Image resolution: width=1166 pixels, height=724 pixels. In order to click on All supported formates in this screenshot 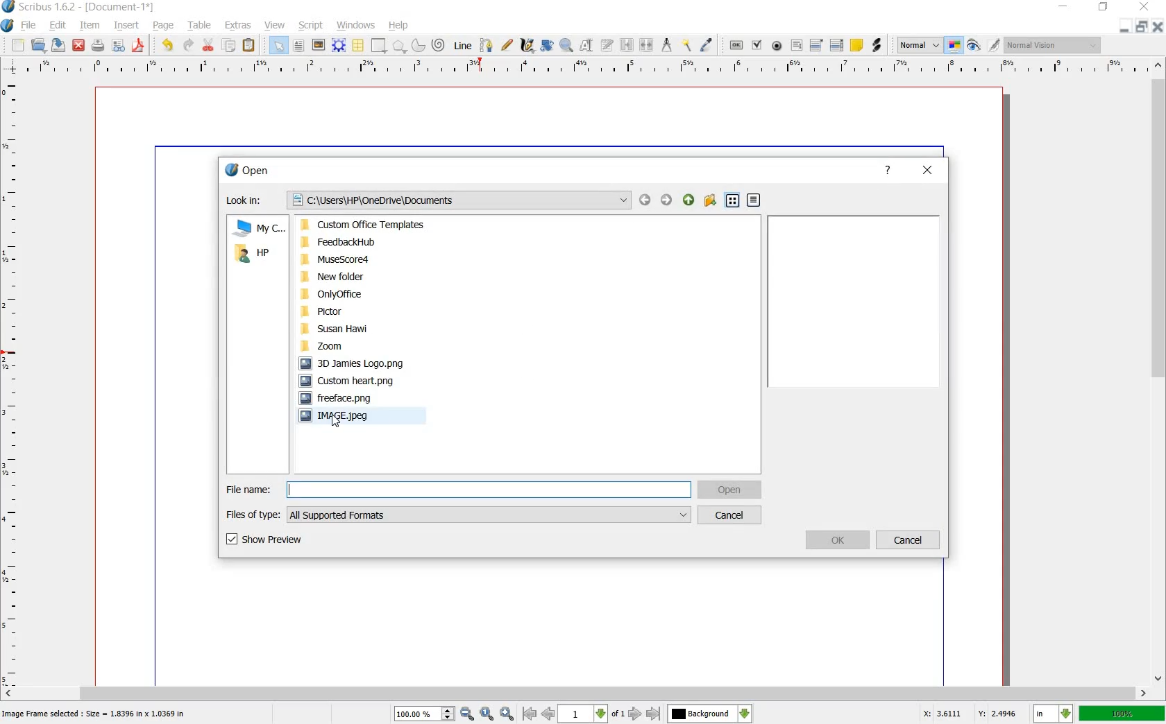, I will do `click(469, 517)`.